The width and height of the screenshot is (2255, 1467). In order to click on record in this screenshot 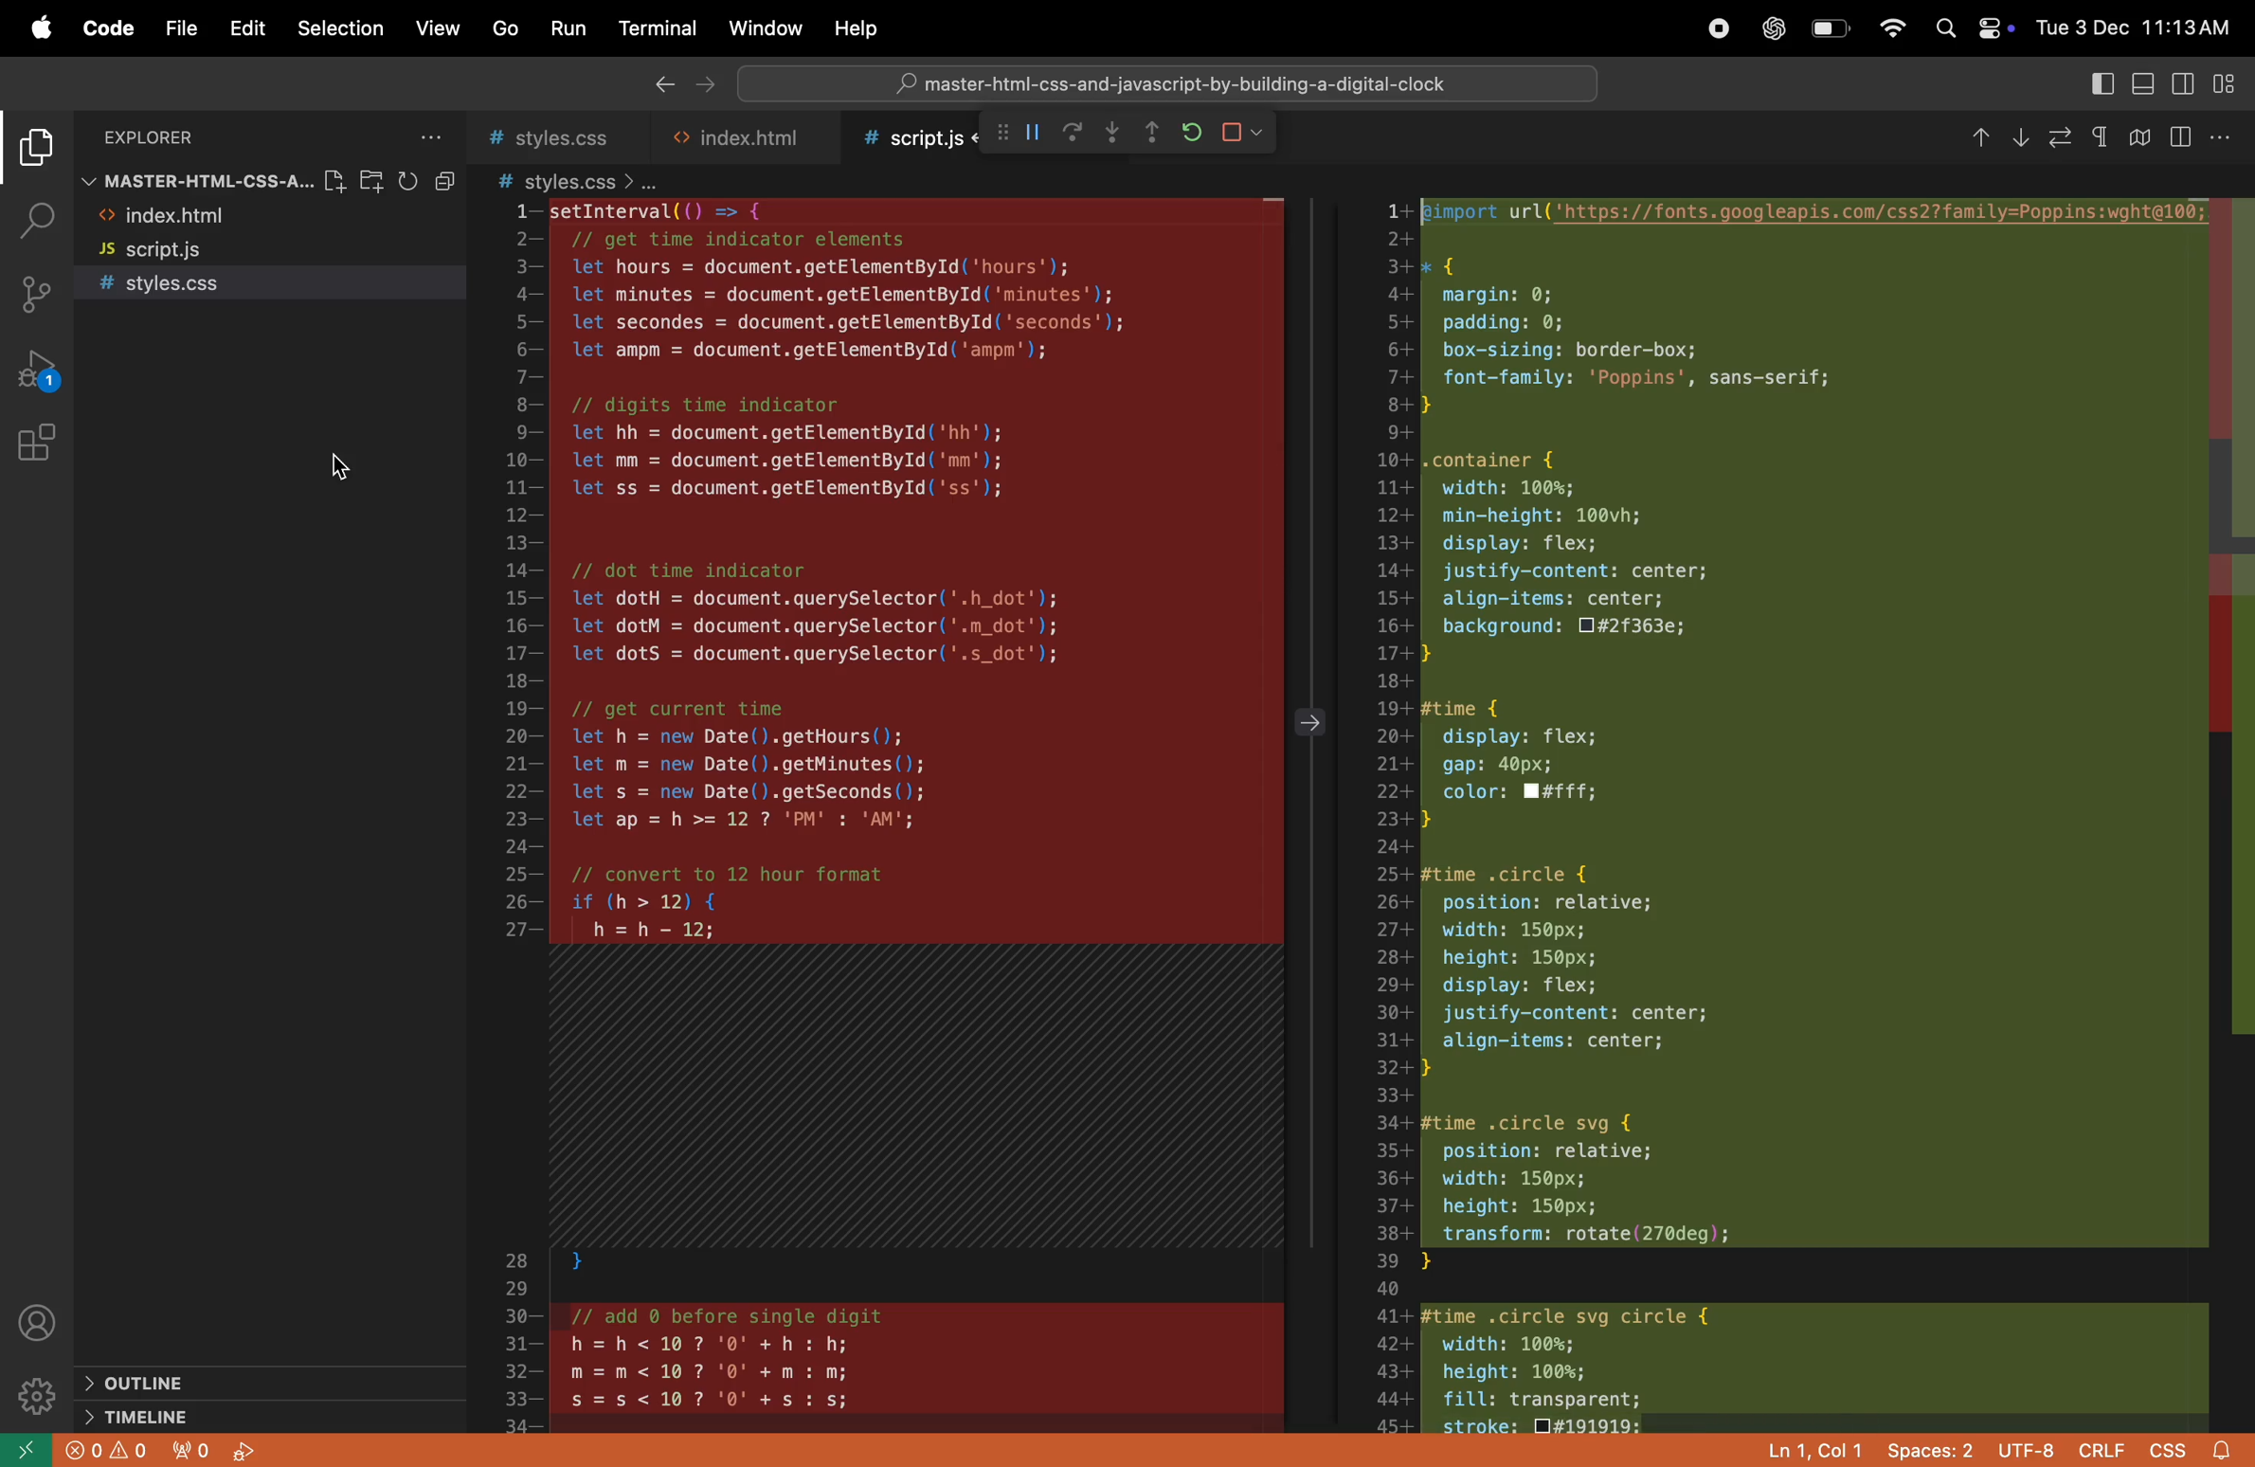, I will do `click(1716, 28)`.